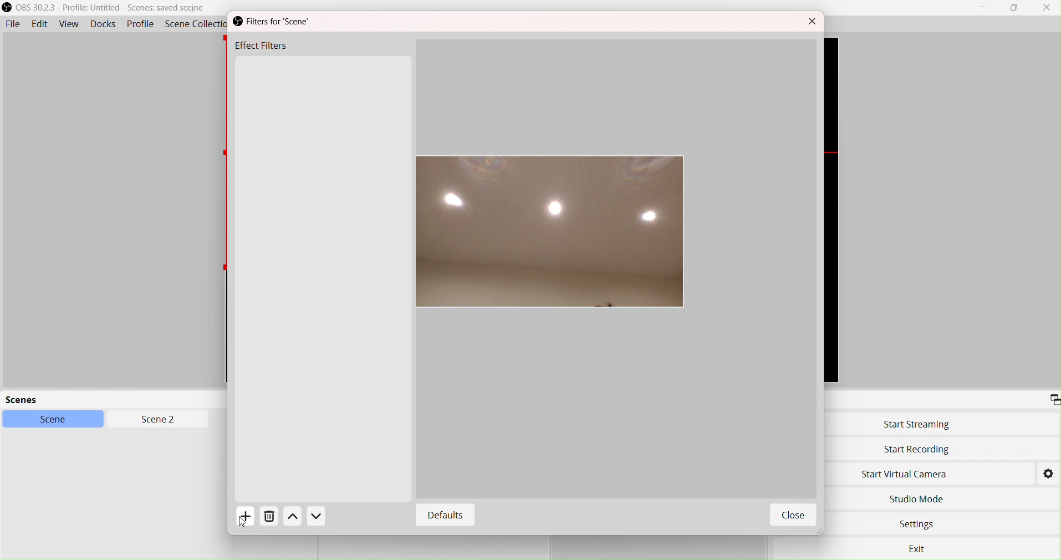  What do you see at coordinates (917, 424) in the screenshot?
I see `Start Streaming` at bounding box center [917, 424].